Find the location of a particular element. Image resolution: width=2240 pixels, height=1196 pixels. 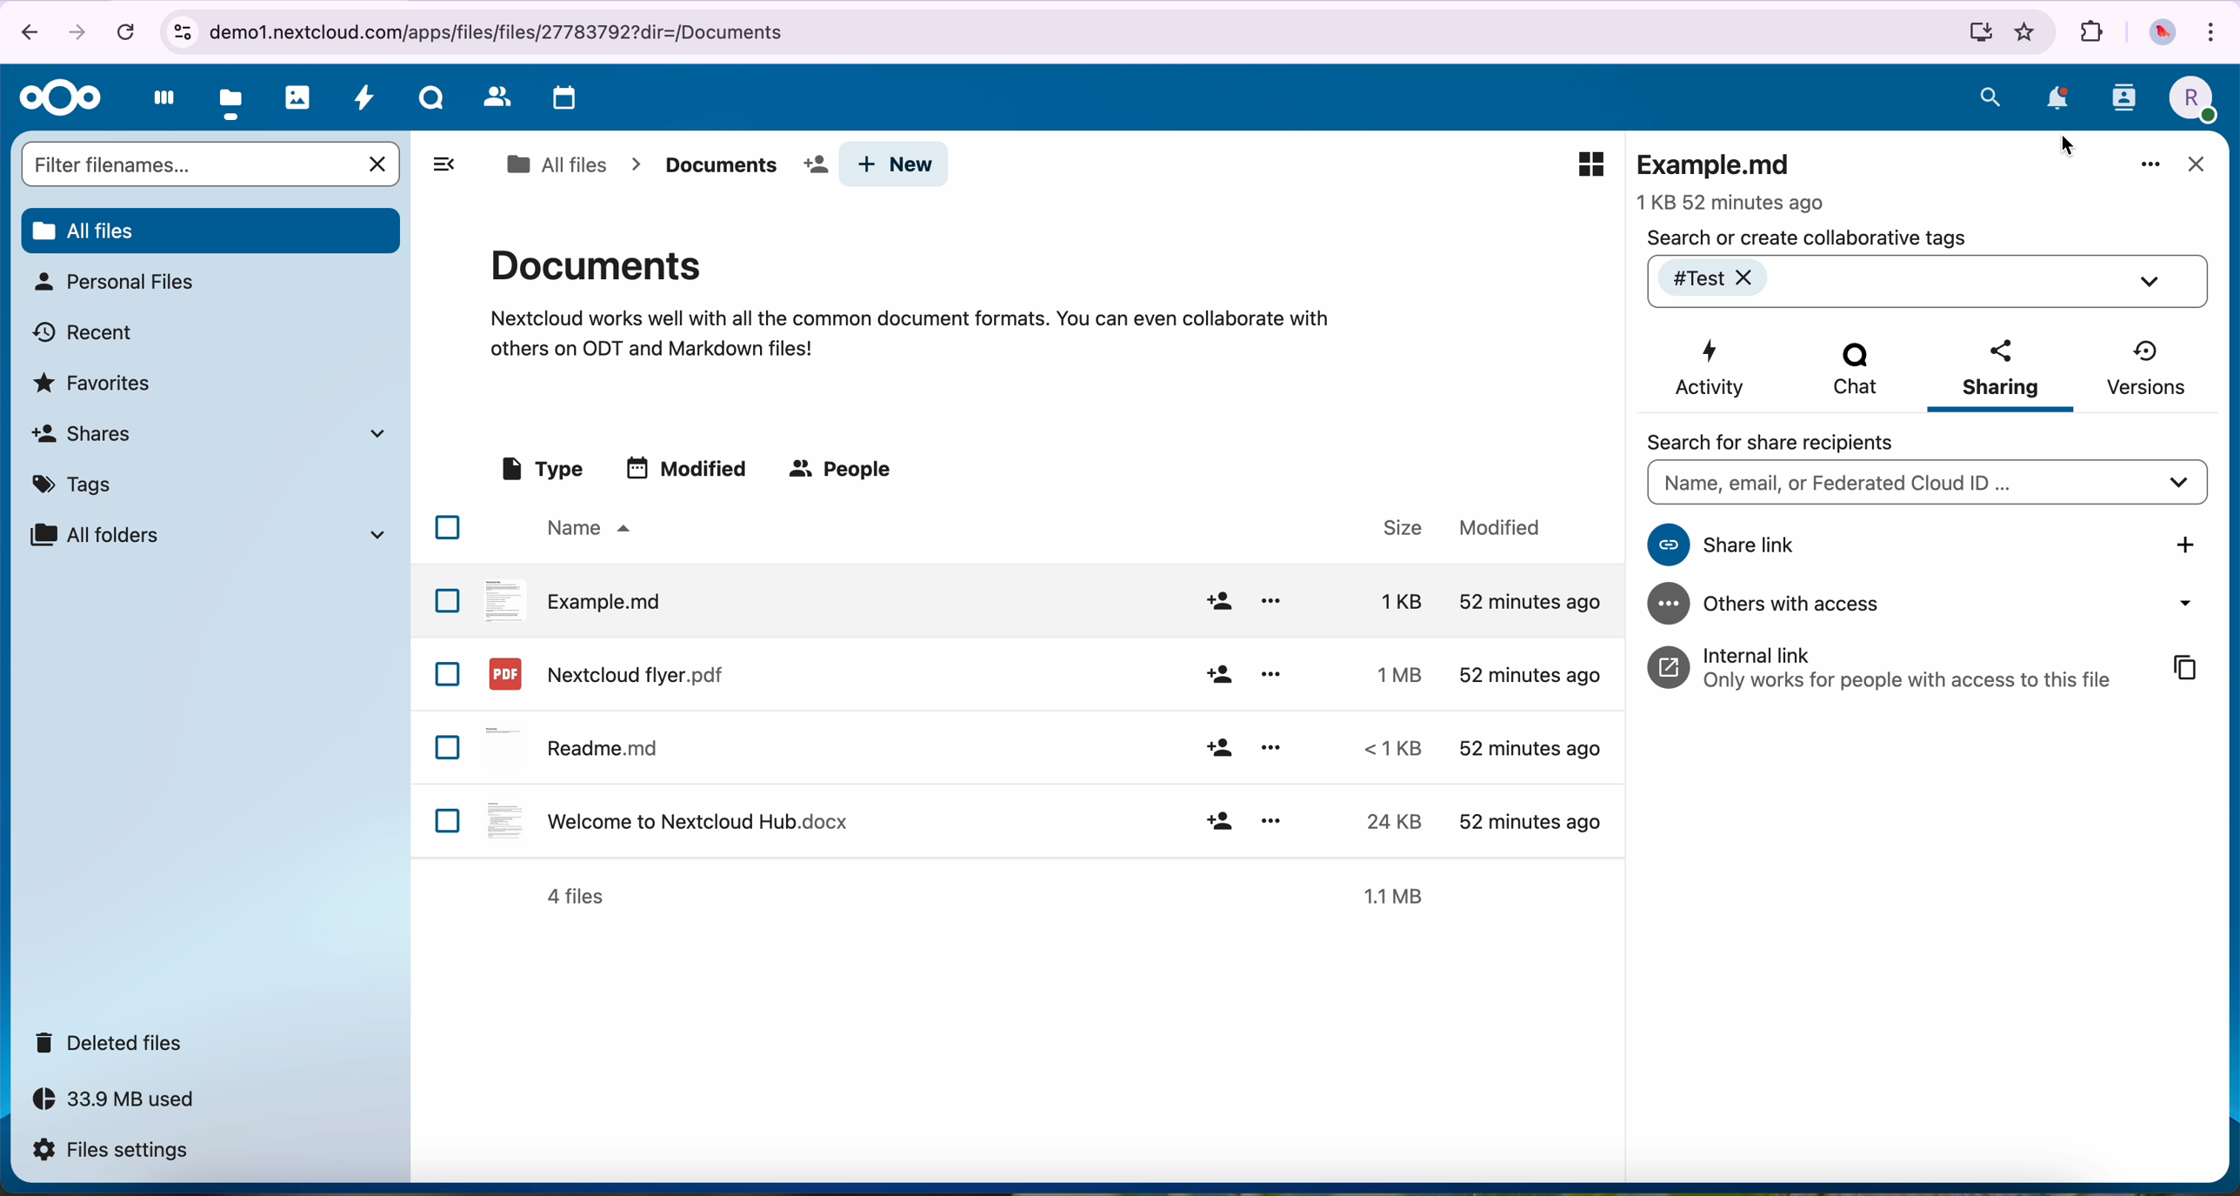

search is located at coordinates (1990, 97).